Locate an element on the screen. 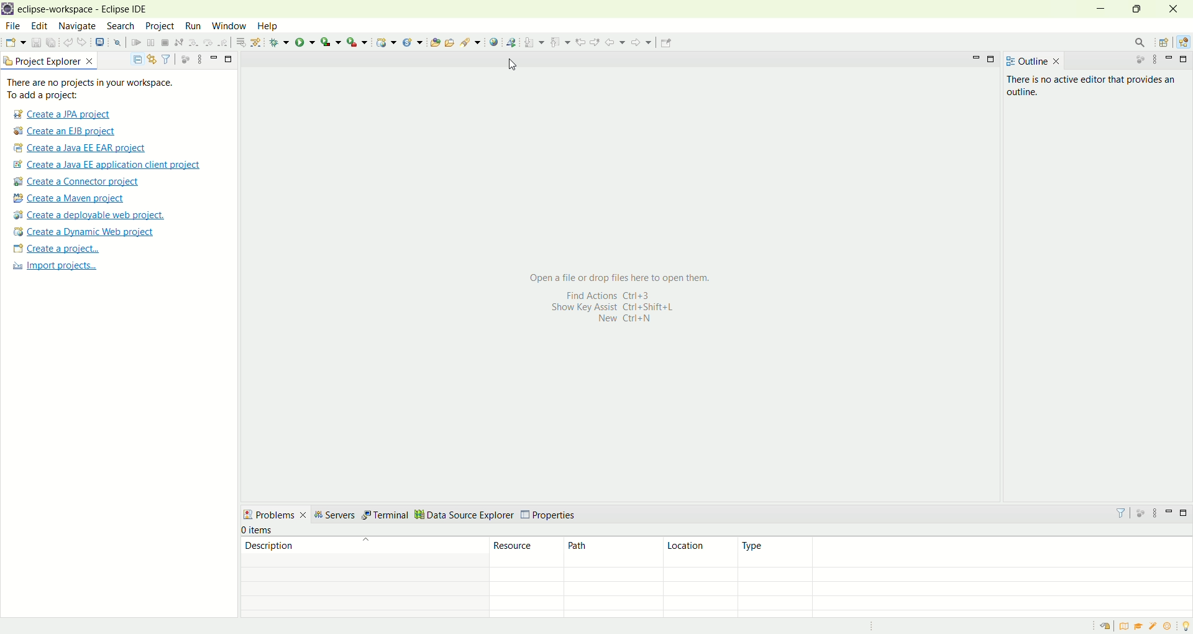 This screenshot has height=634, width=1193. create a deployable web project is located at coordinates (89, 216).